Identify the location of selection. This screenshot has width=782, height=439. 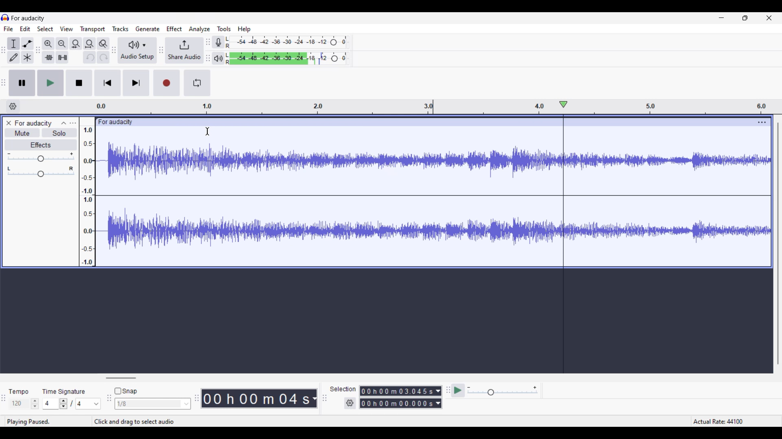
(343, 389).